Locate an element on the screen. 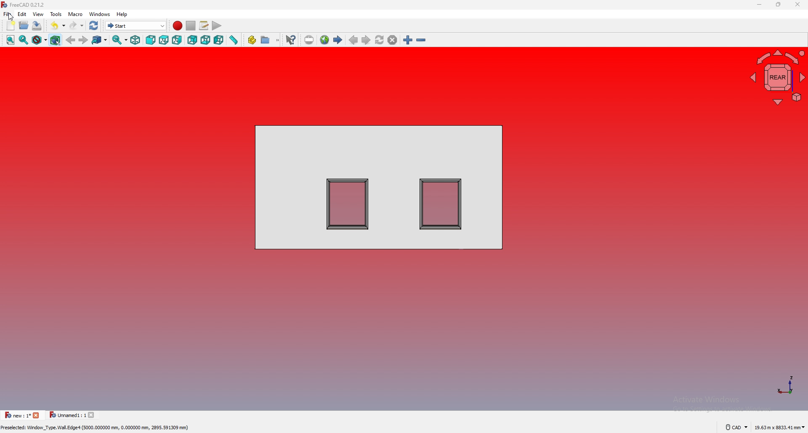  back is located at coordinates (70, 40).